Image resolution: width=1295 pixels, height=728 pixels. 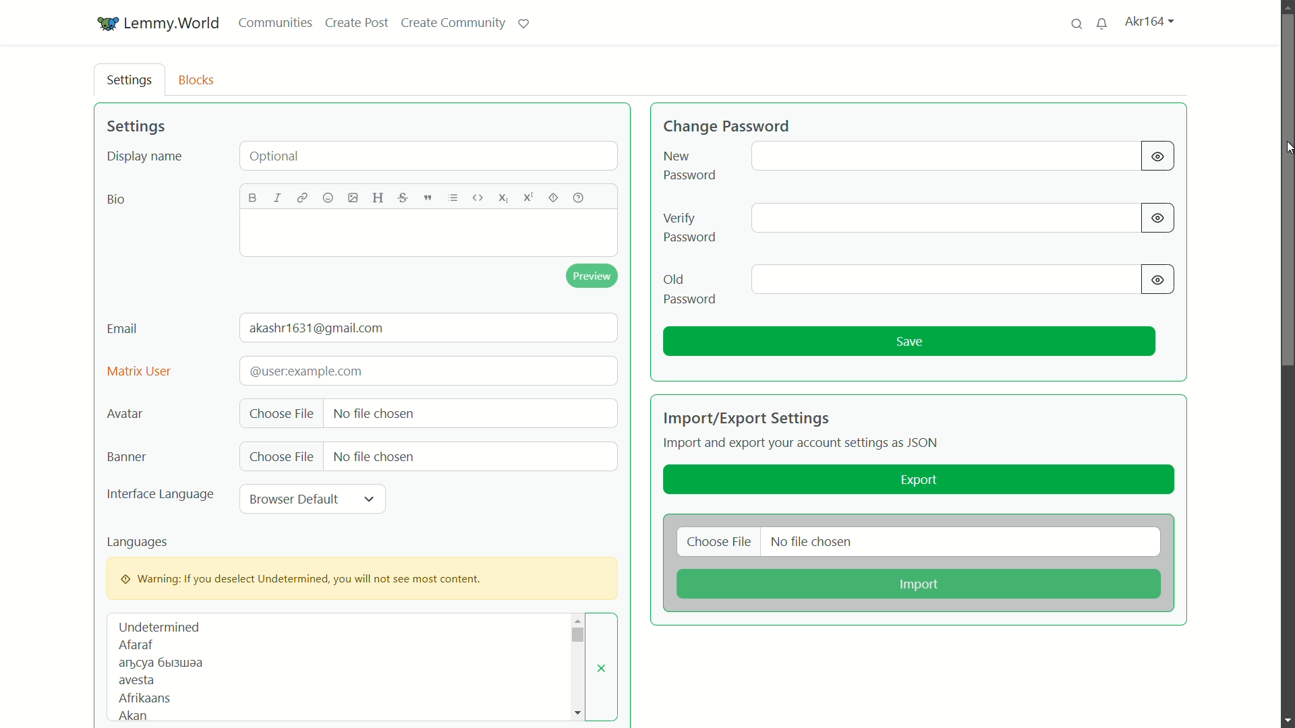 What do you see at coordinates (525, 199) in the screenshot?
I see `superscript` at bounding box center [525, 199].